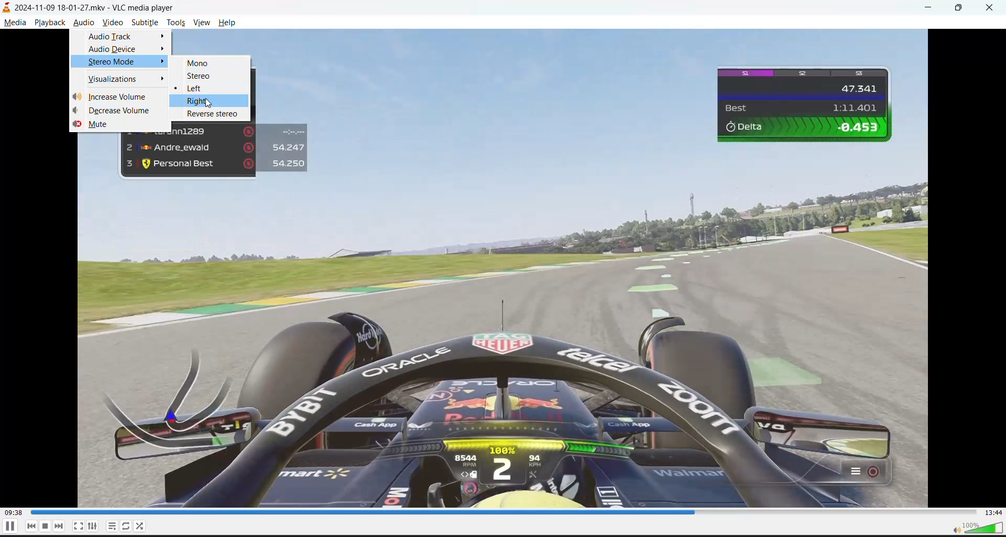  Describe the element at coordinates (31, 526) in the screenshot. I see `previous` at that location.